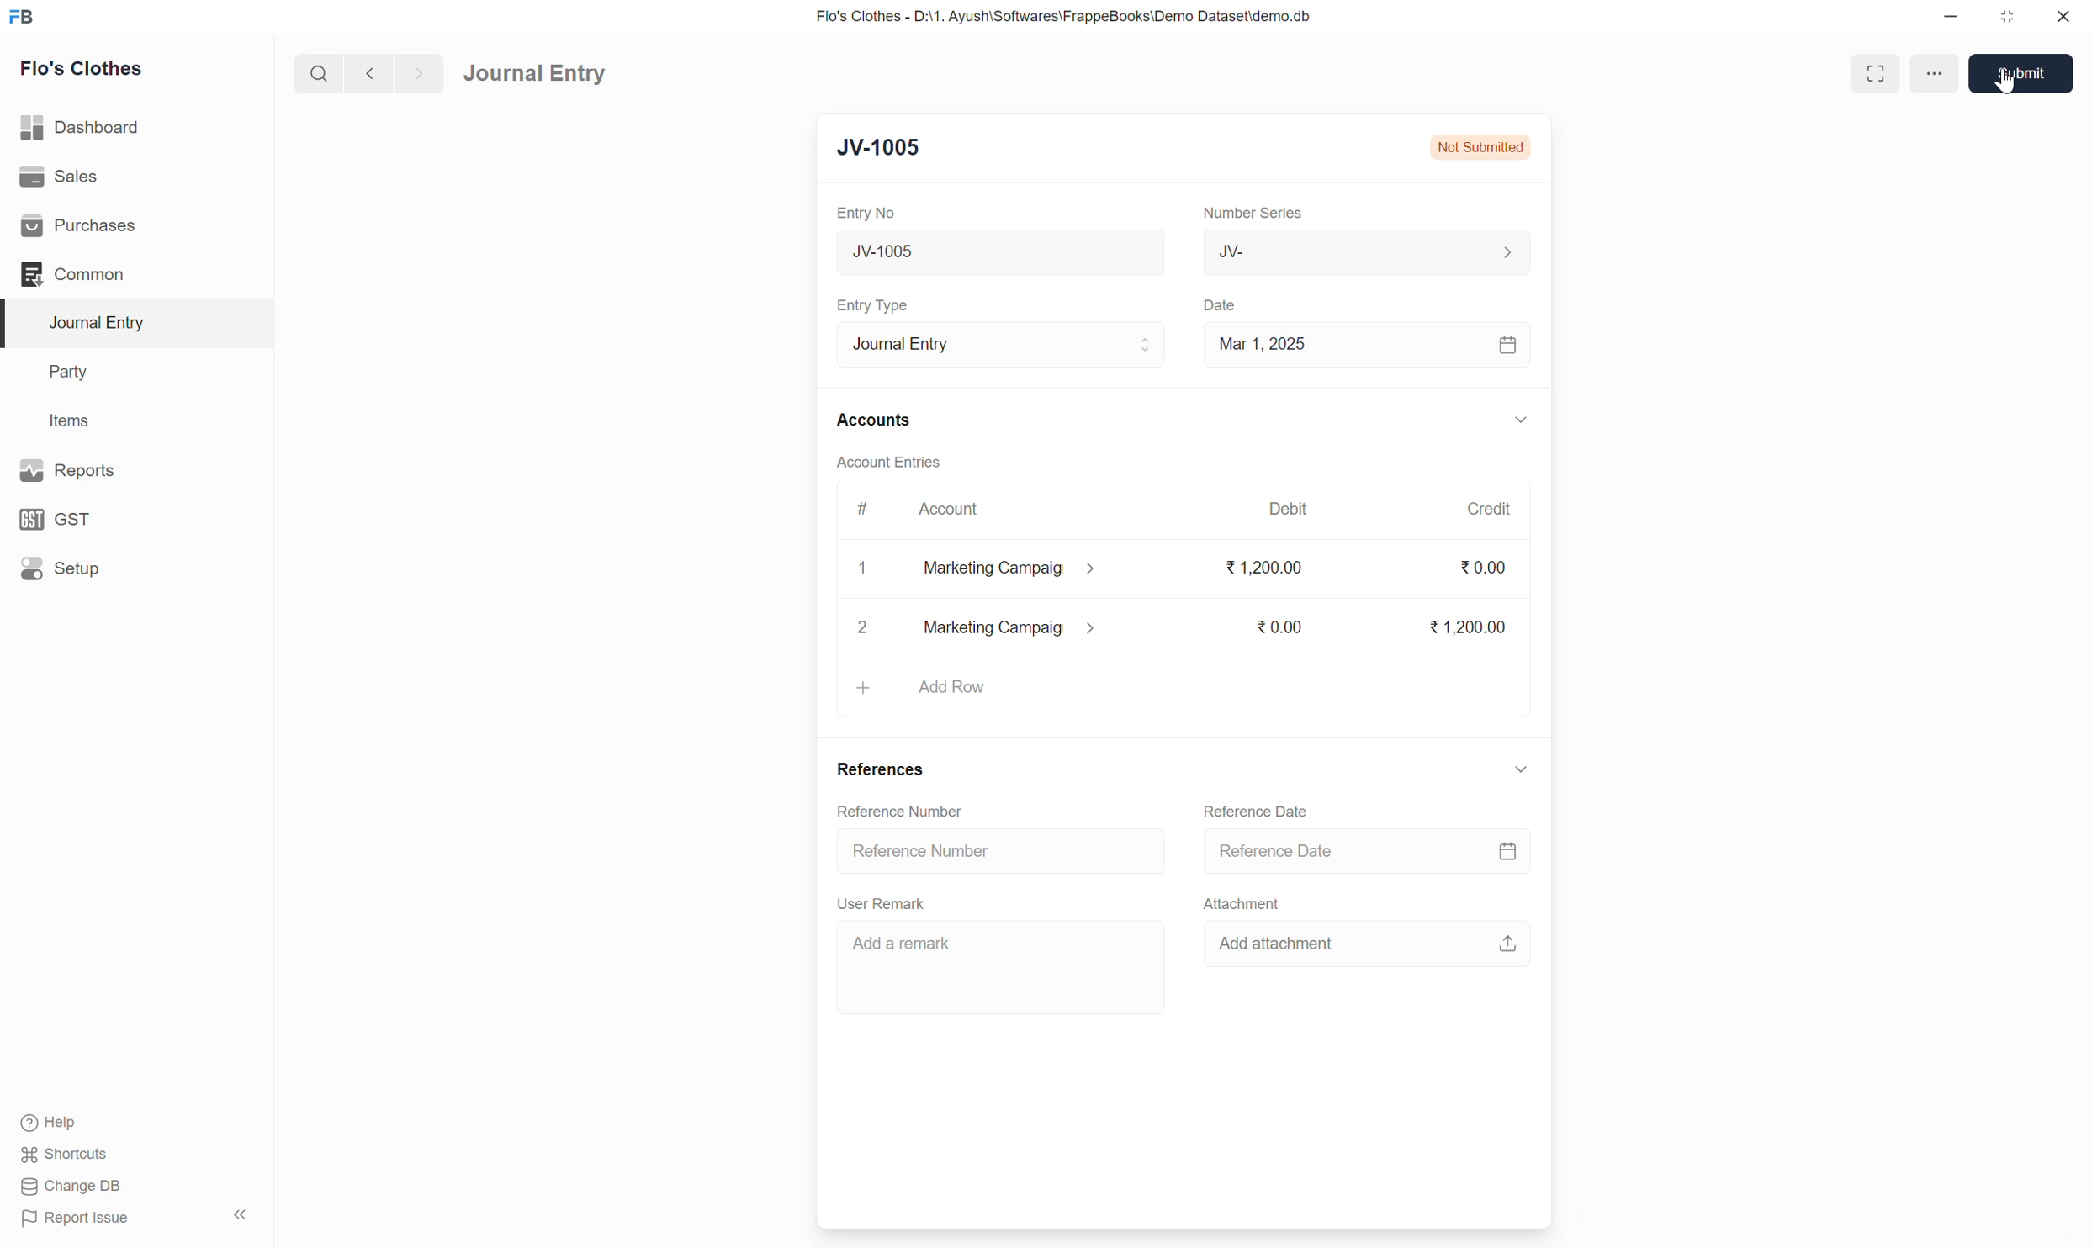  I want to click on +, so click(863, 687).